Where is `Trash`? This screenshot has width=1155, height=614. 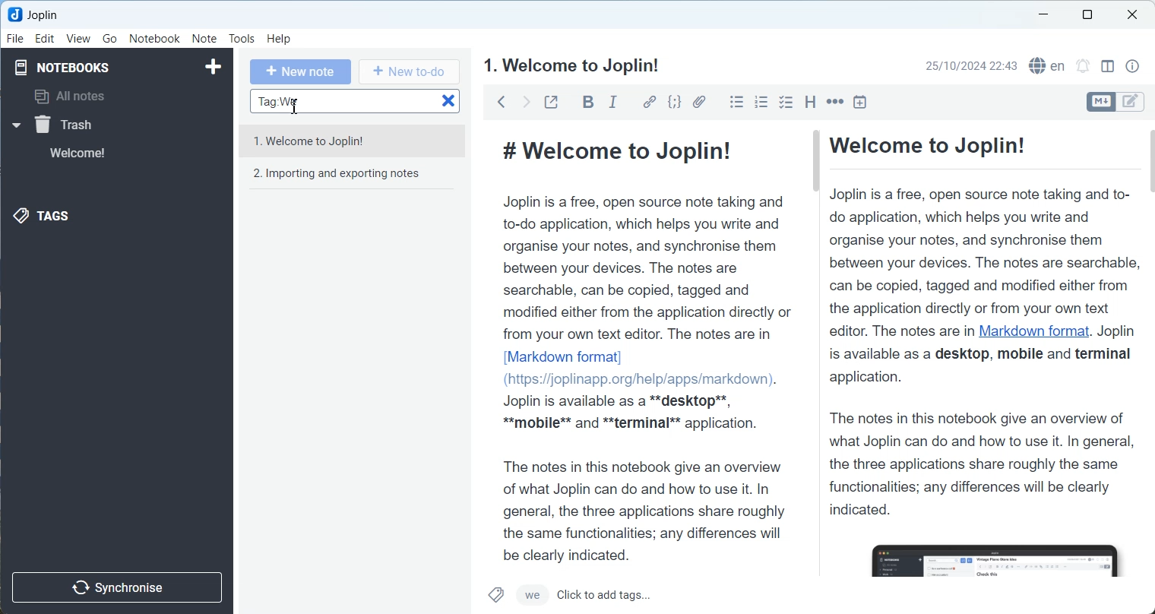
Trash is located at coordinates (98, 124).